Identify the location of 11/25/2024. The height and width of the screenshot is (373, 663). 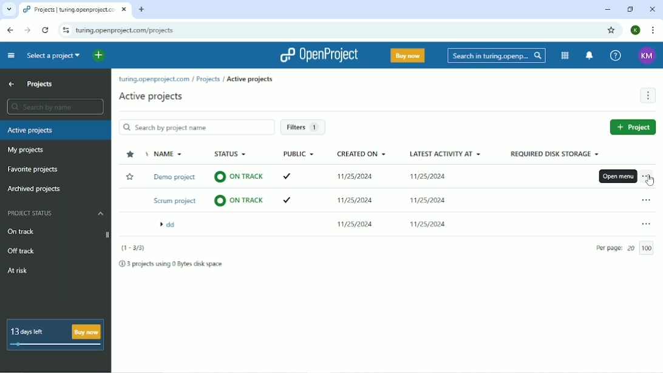
(355, 201).